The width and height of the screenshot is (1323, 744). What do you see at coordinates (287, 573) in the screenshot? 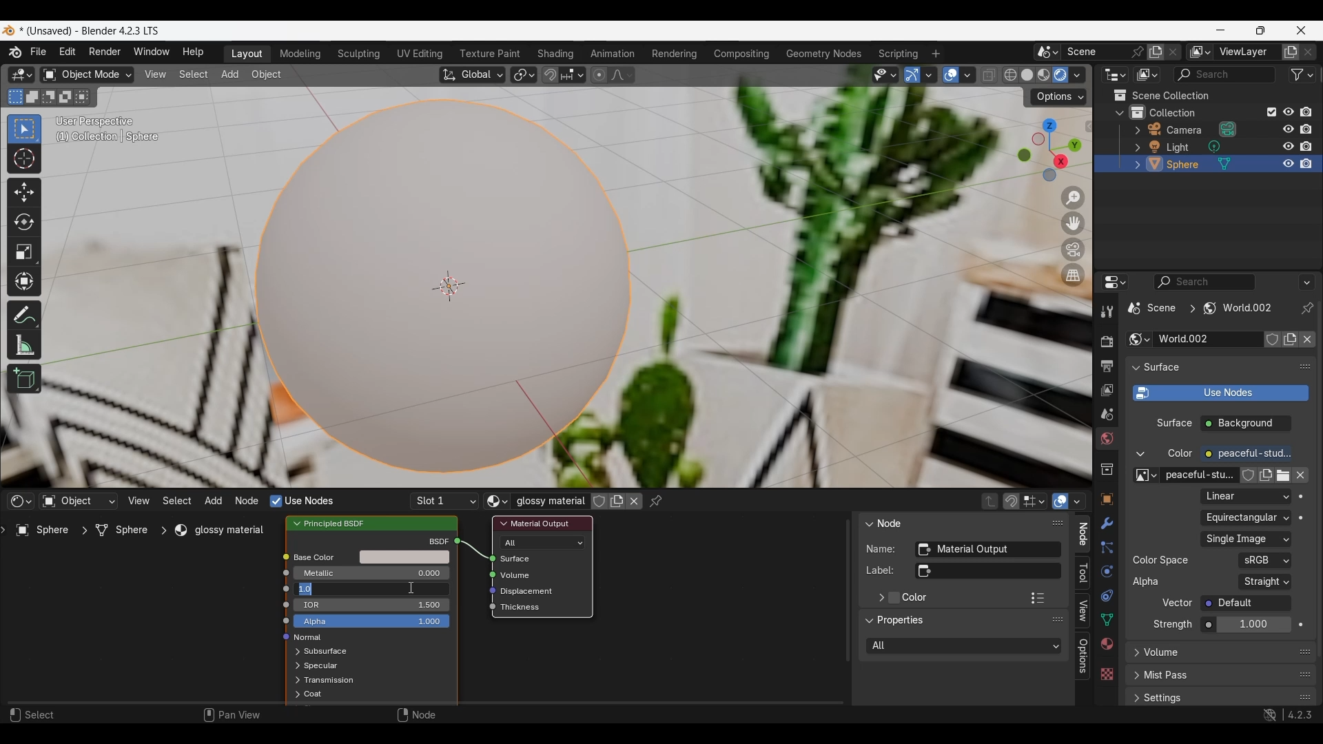
I see `icon` at bounding box center [287, 573].